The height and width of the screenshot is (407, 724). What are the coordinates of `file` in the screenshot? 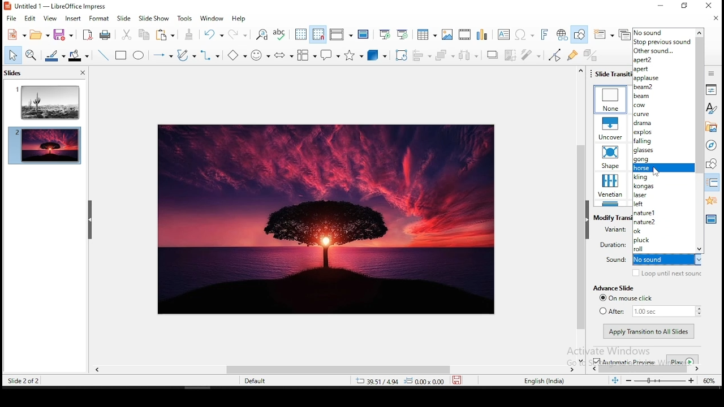 It's located at (11, 19).